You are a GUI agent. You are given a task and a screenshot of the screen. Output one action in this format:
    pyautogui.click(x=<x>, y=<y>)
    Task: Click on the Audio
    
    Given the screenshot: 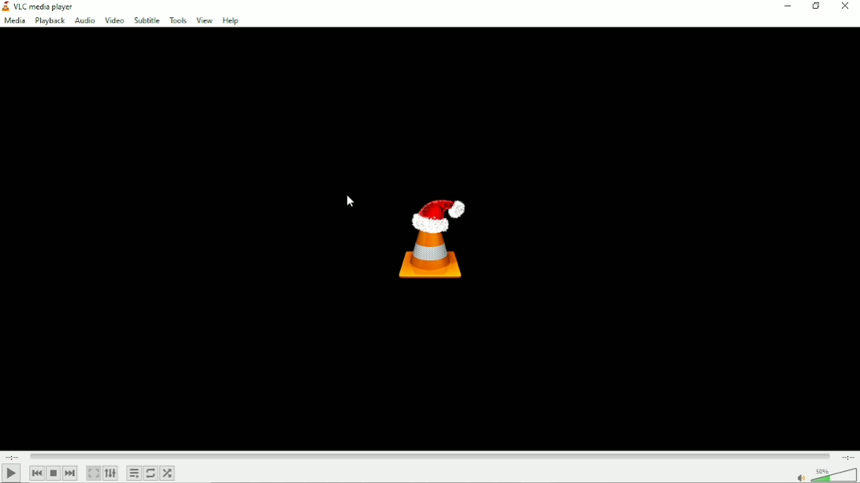 What is the action you would take?
    pyautogui.click(x=84, y=20)
    